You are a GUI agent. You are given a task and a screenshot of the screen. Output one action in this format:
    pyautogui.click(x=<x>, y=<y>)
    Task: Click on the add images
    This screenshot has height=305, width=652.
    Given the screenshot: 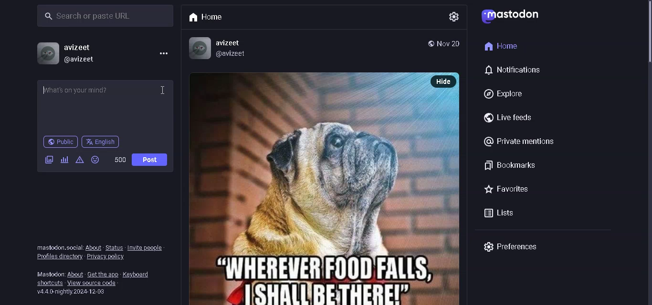 What is the action you would take?
    pyautogui.click(x=48, y=160)
    